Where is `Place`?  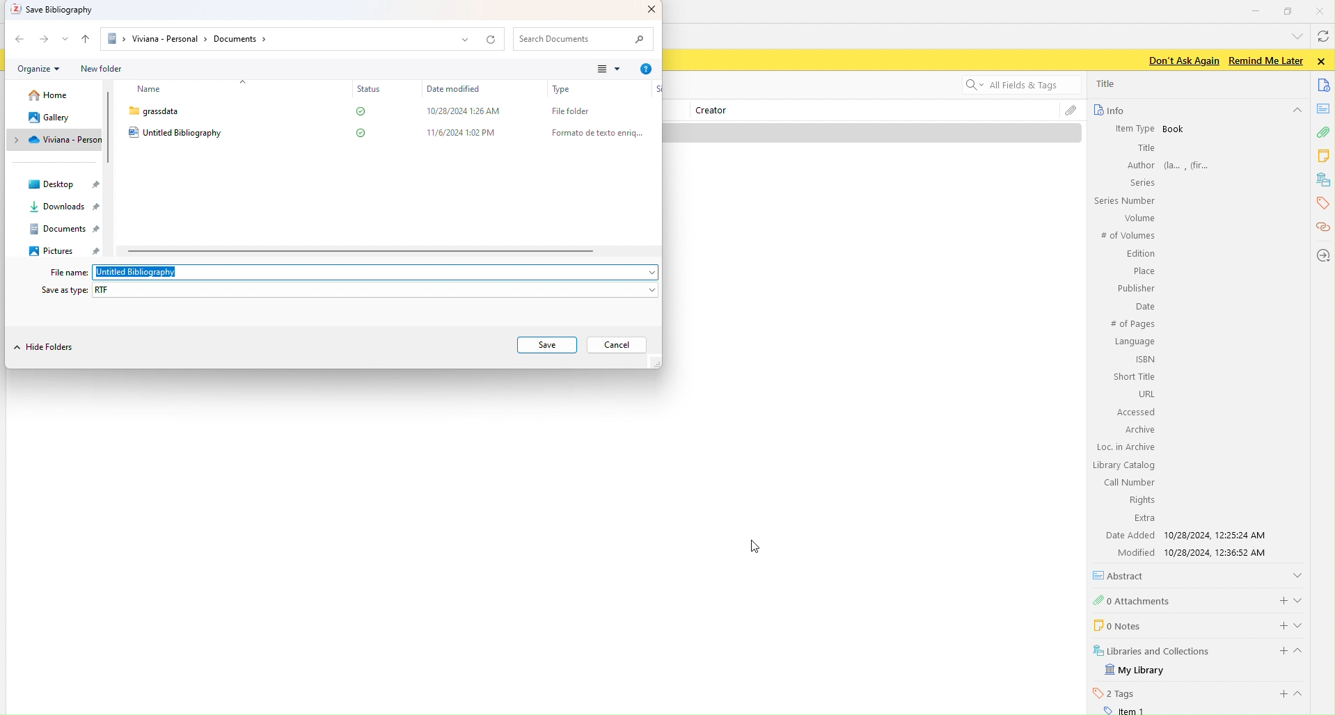
Place is located at coordinates (1142, 271).